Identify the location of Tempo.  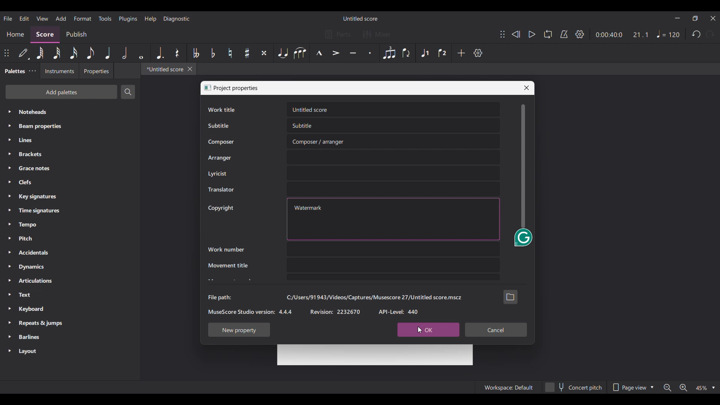
(669, 34).